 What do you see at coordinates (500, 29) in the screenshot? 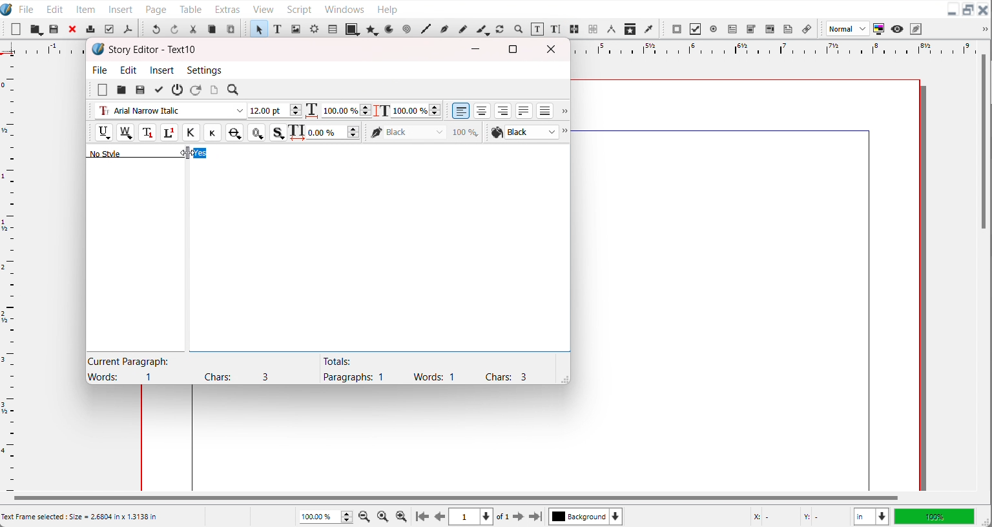
I see `Rotate item` at bounding box center [500, 29].